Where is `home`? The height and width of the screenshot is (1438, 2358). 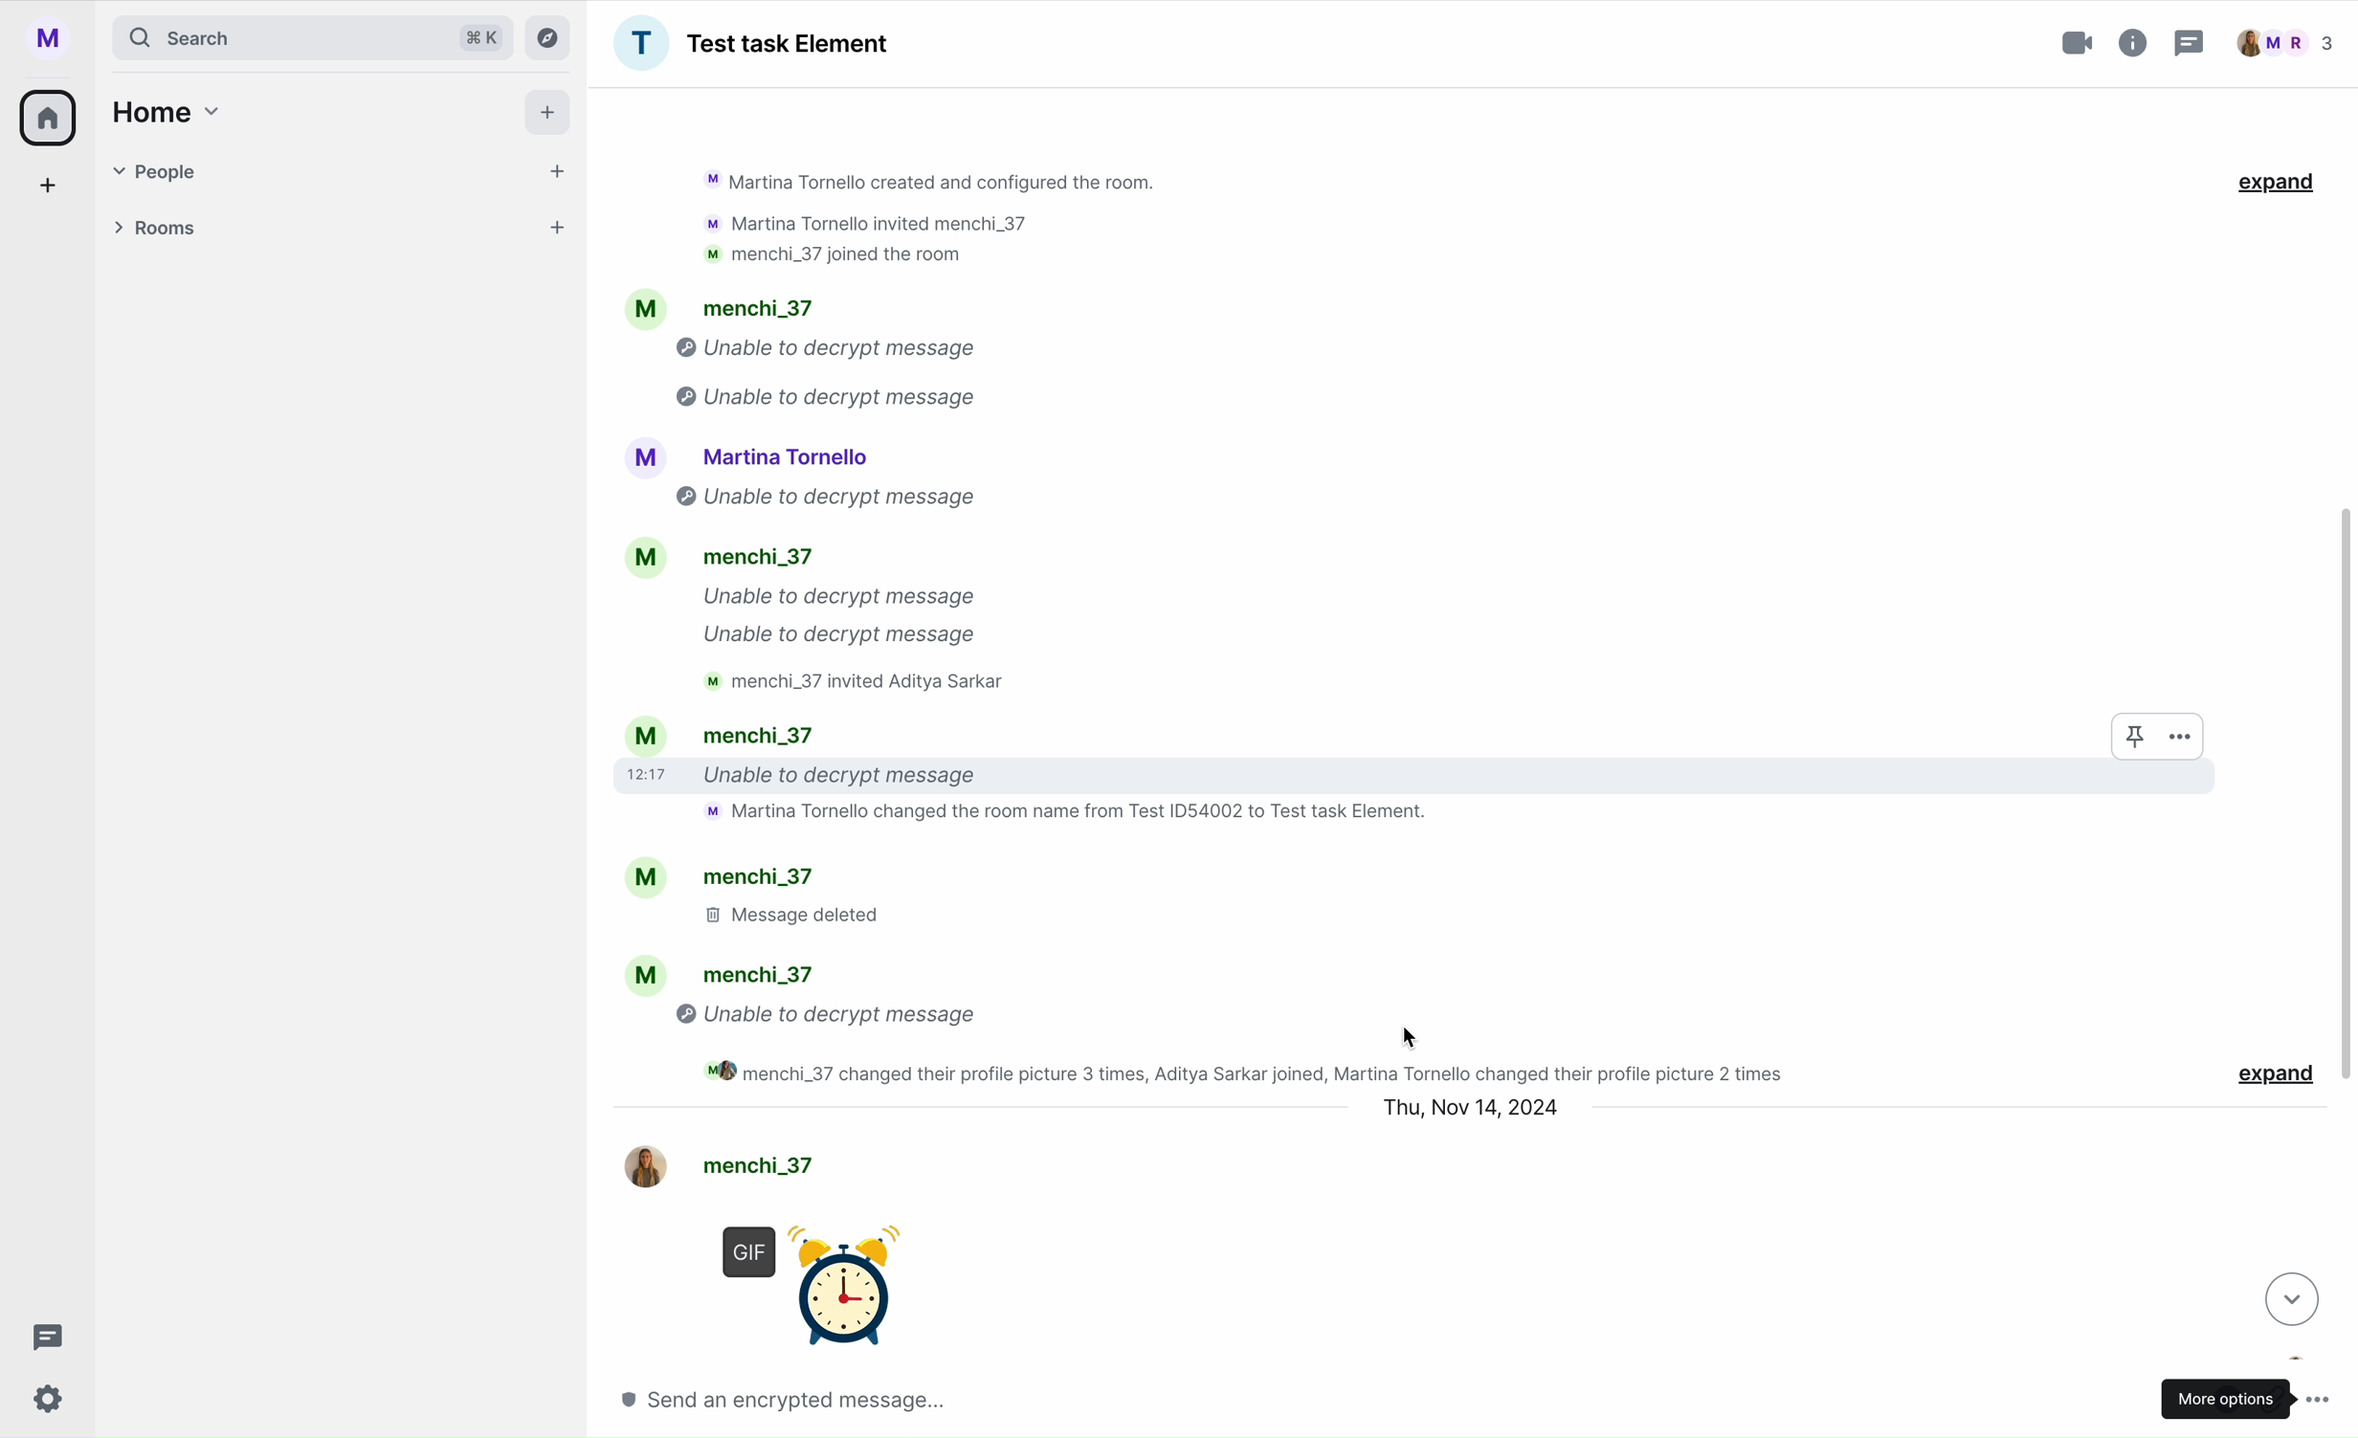 home is located at coordinates (162, 111).